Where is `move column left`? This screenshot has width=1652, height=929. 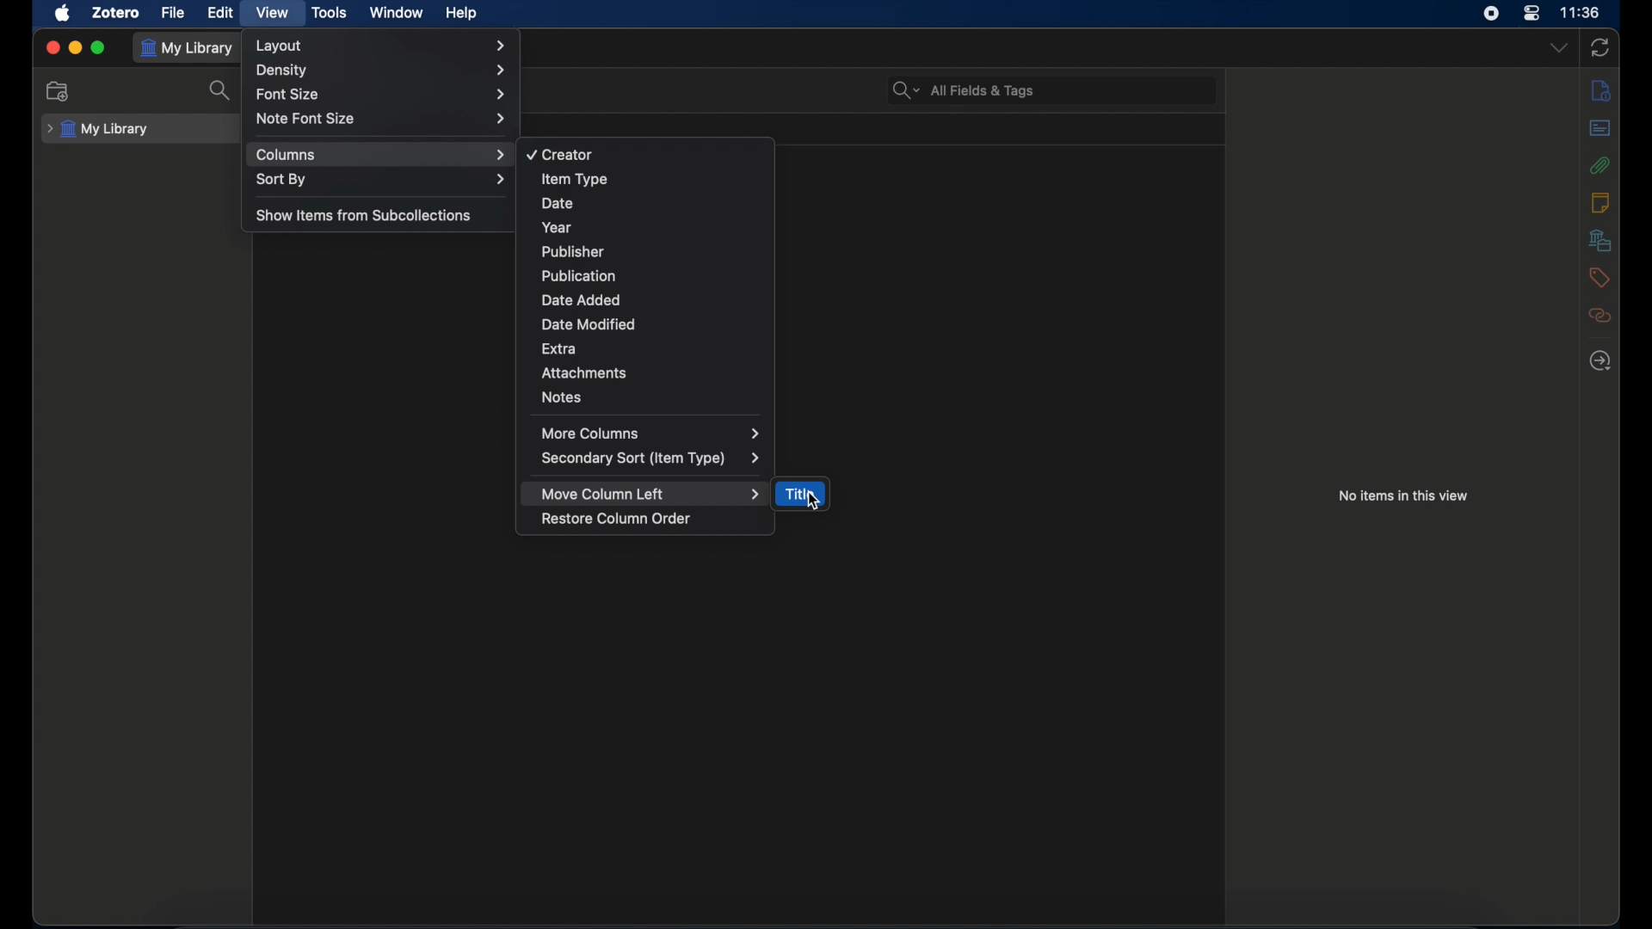
move column left is located at coordinates (652, 493).